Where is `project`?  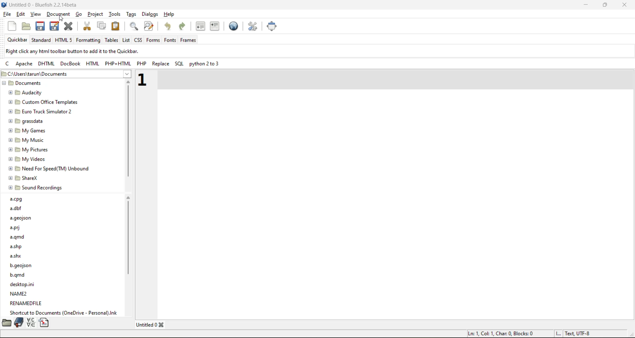
project is located at coordinates (97, 14).